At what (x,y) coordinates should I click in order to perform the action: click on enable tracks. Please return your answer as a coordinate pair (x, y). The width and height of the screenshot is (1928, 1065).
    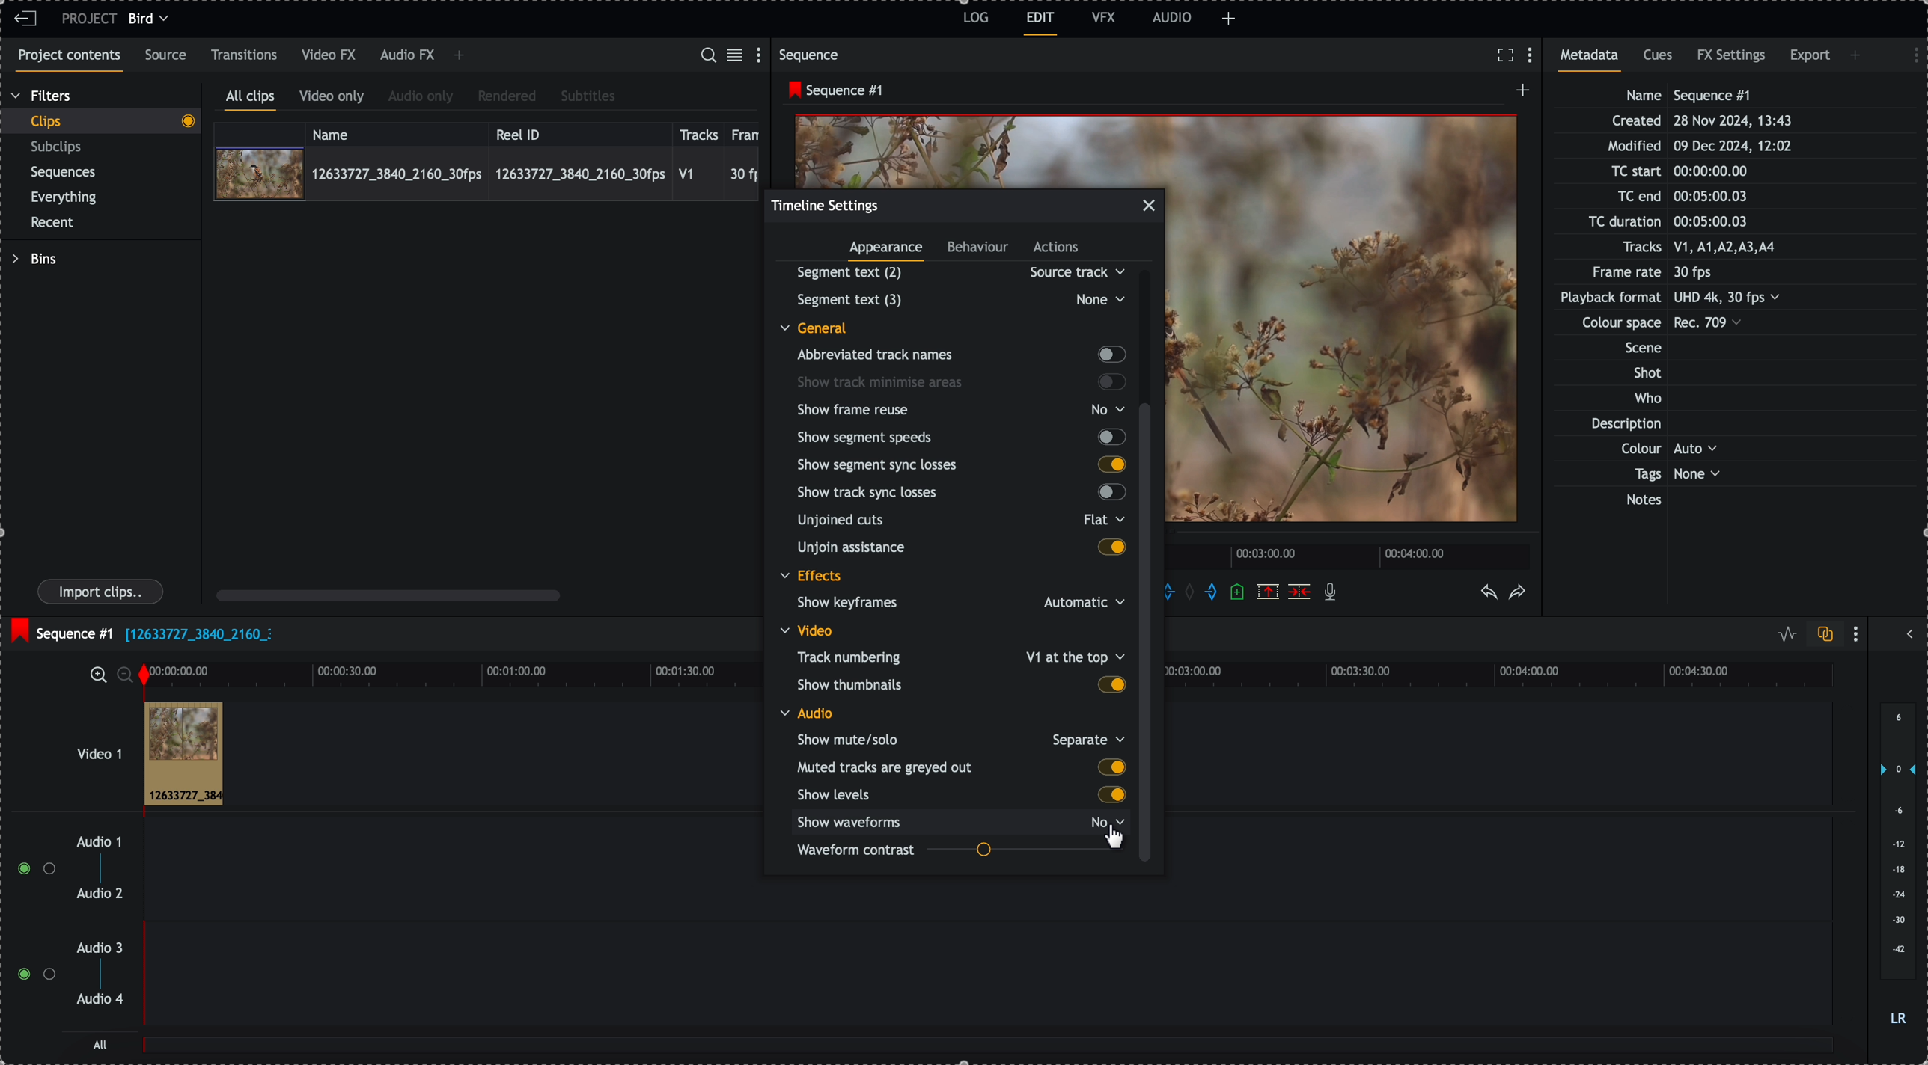
    Looking at the image, I should click on (30, 922).